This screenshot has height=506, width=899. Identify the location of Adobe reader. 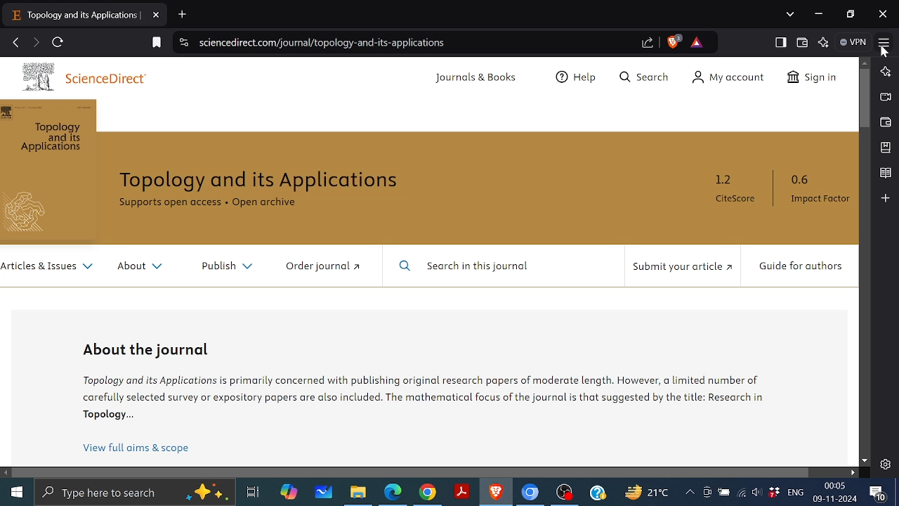
(461, 492).